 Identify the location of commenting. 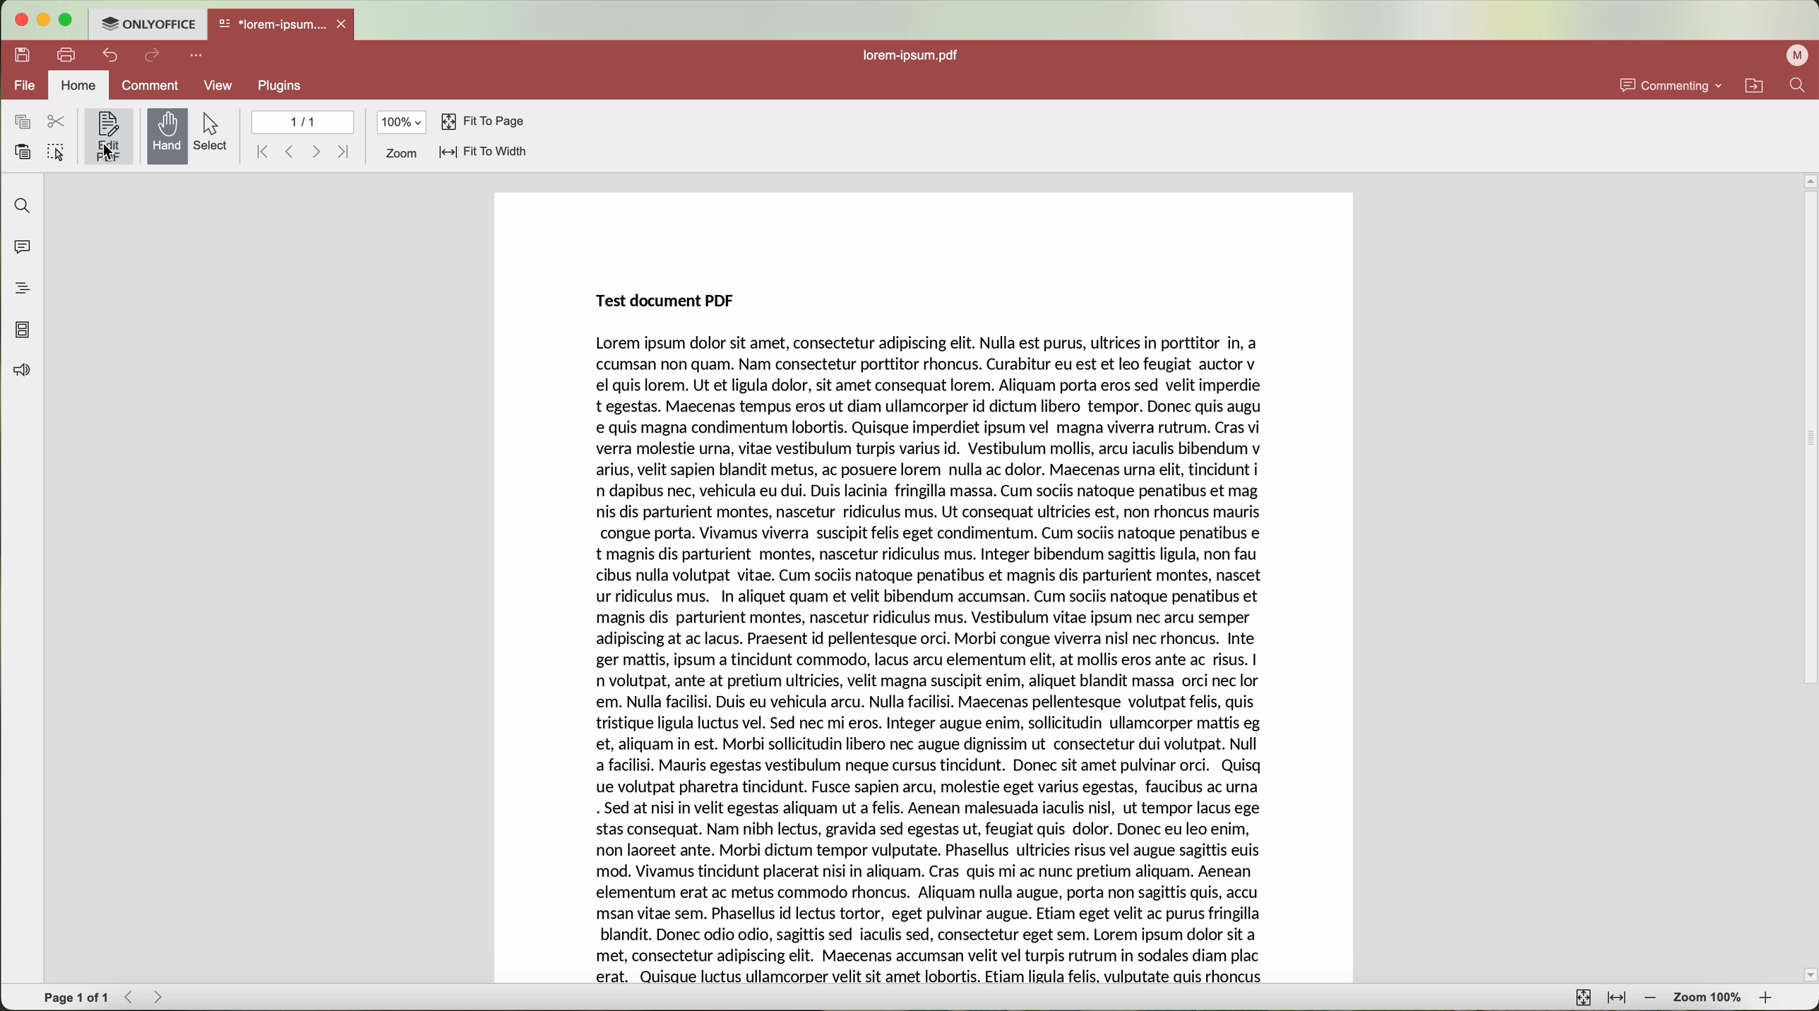
(1665, 85).